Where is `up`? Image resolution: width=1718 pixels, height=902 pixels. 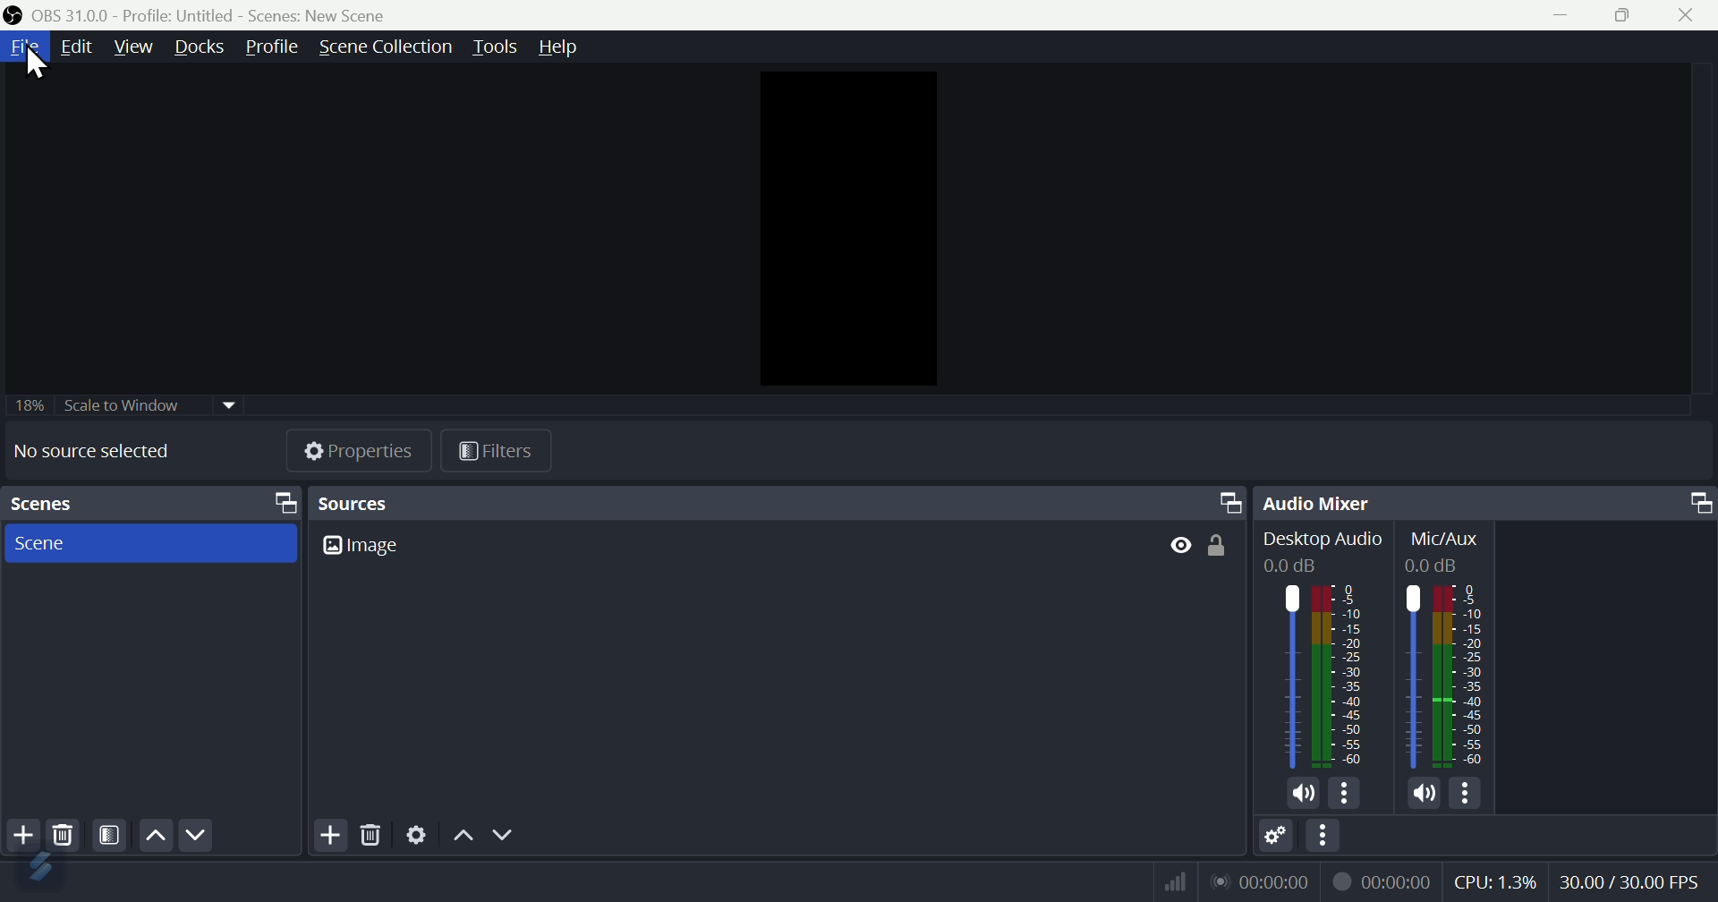
up is located at coordinates (155, 836).